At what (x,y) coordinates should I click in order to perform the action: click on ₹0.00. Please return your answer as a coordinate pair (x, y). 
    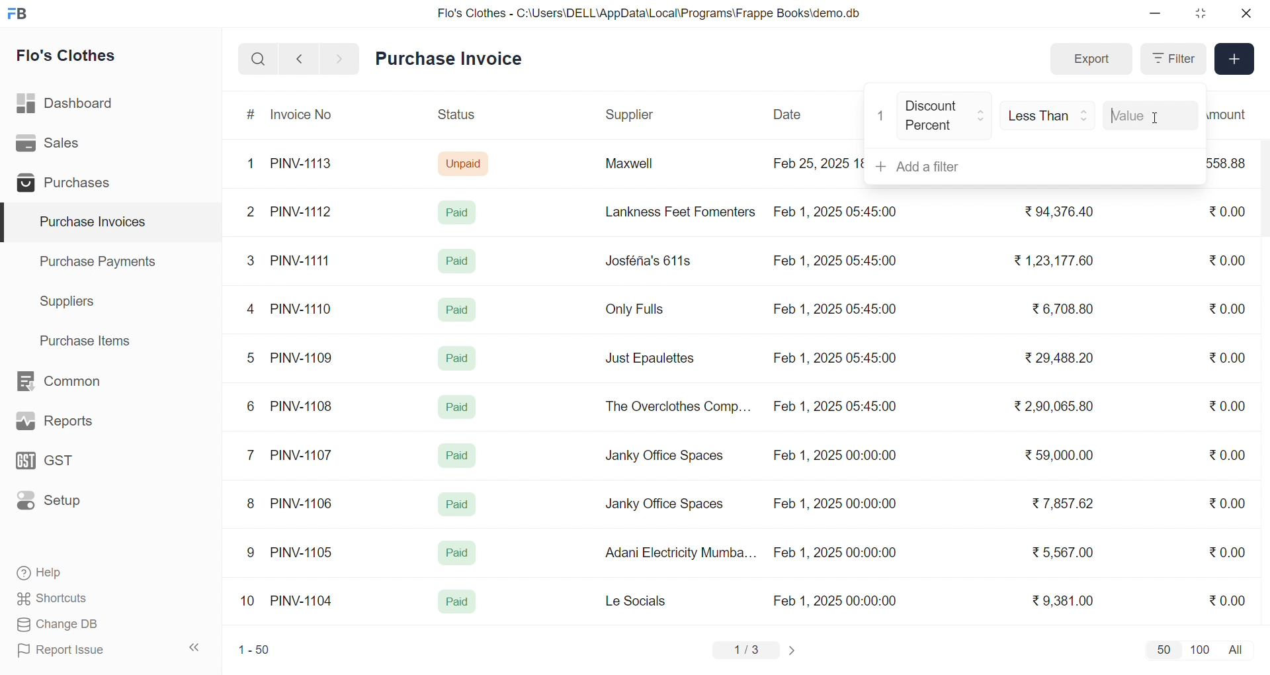
    Looking at the image, I should click on (1227, 308).